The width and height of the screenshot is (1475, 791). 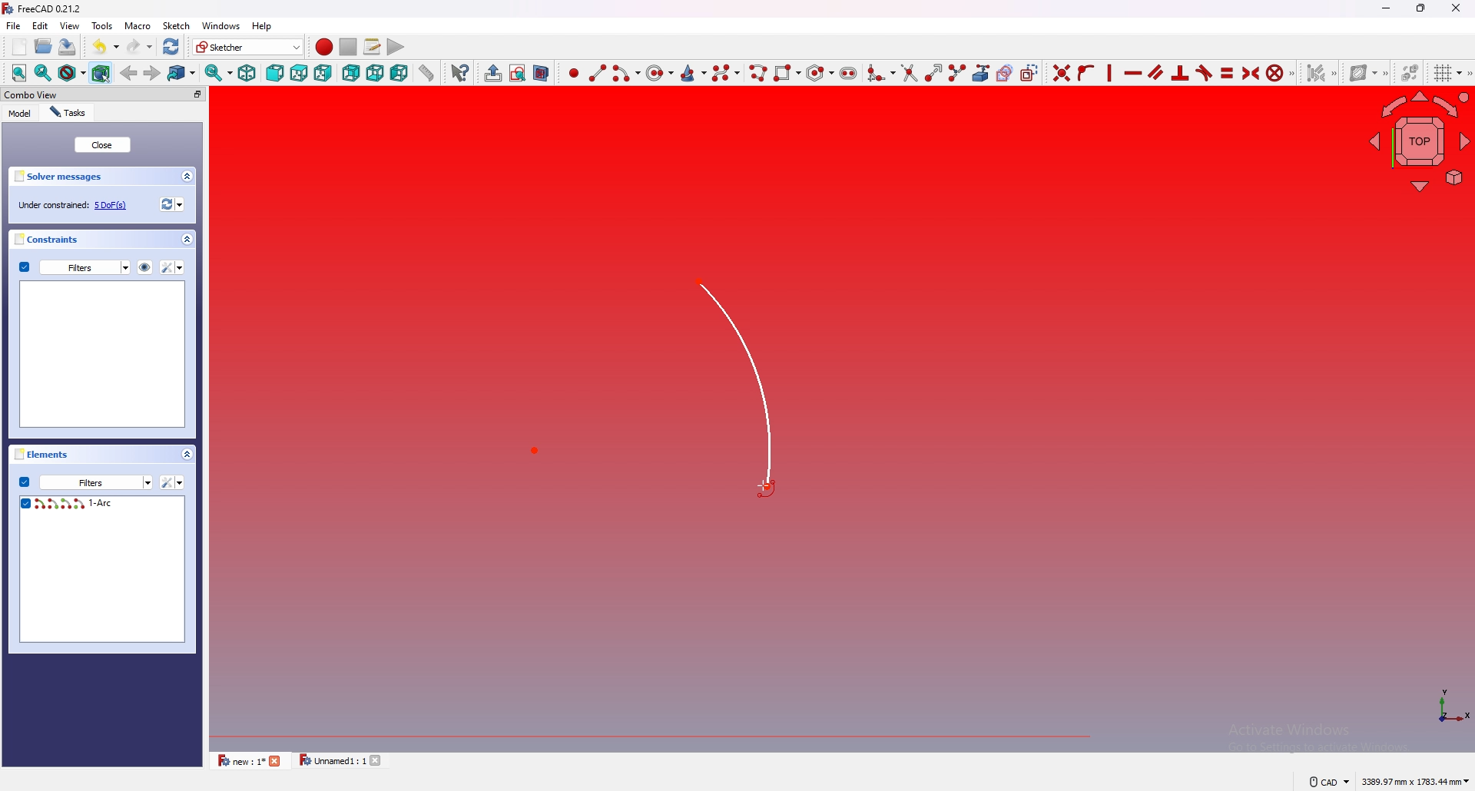 I want to click on create circle, so click(x=657, y=73).